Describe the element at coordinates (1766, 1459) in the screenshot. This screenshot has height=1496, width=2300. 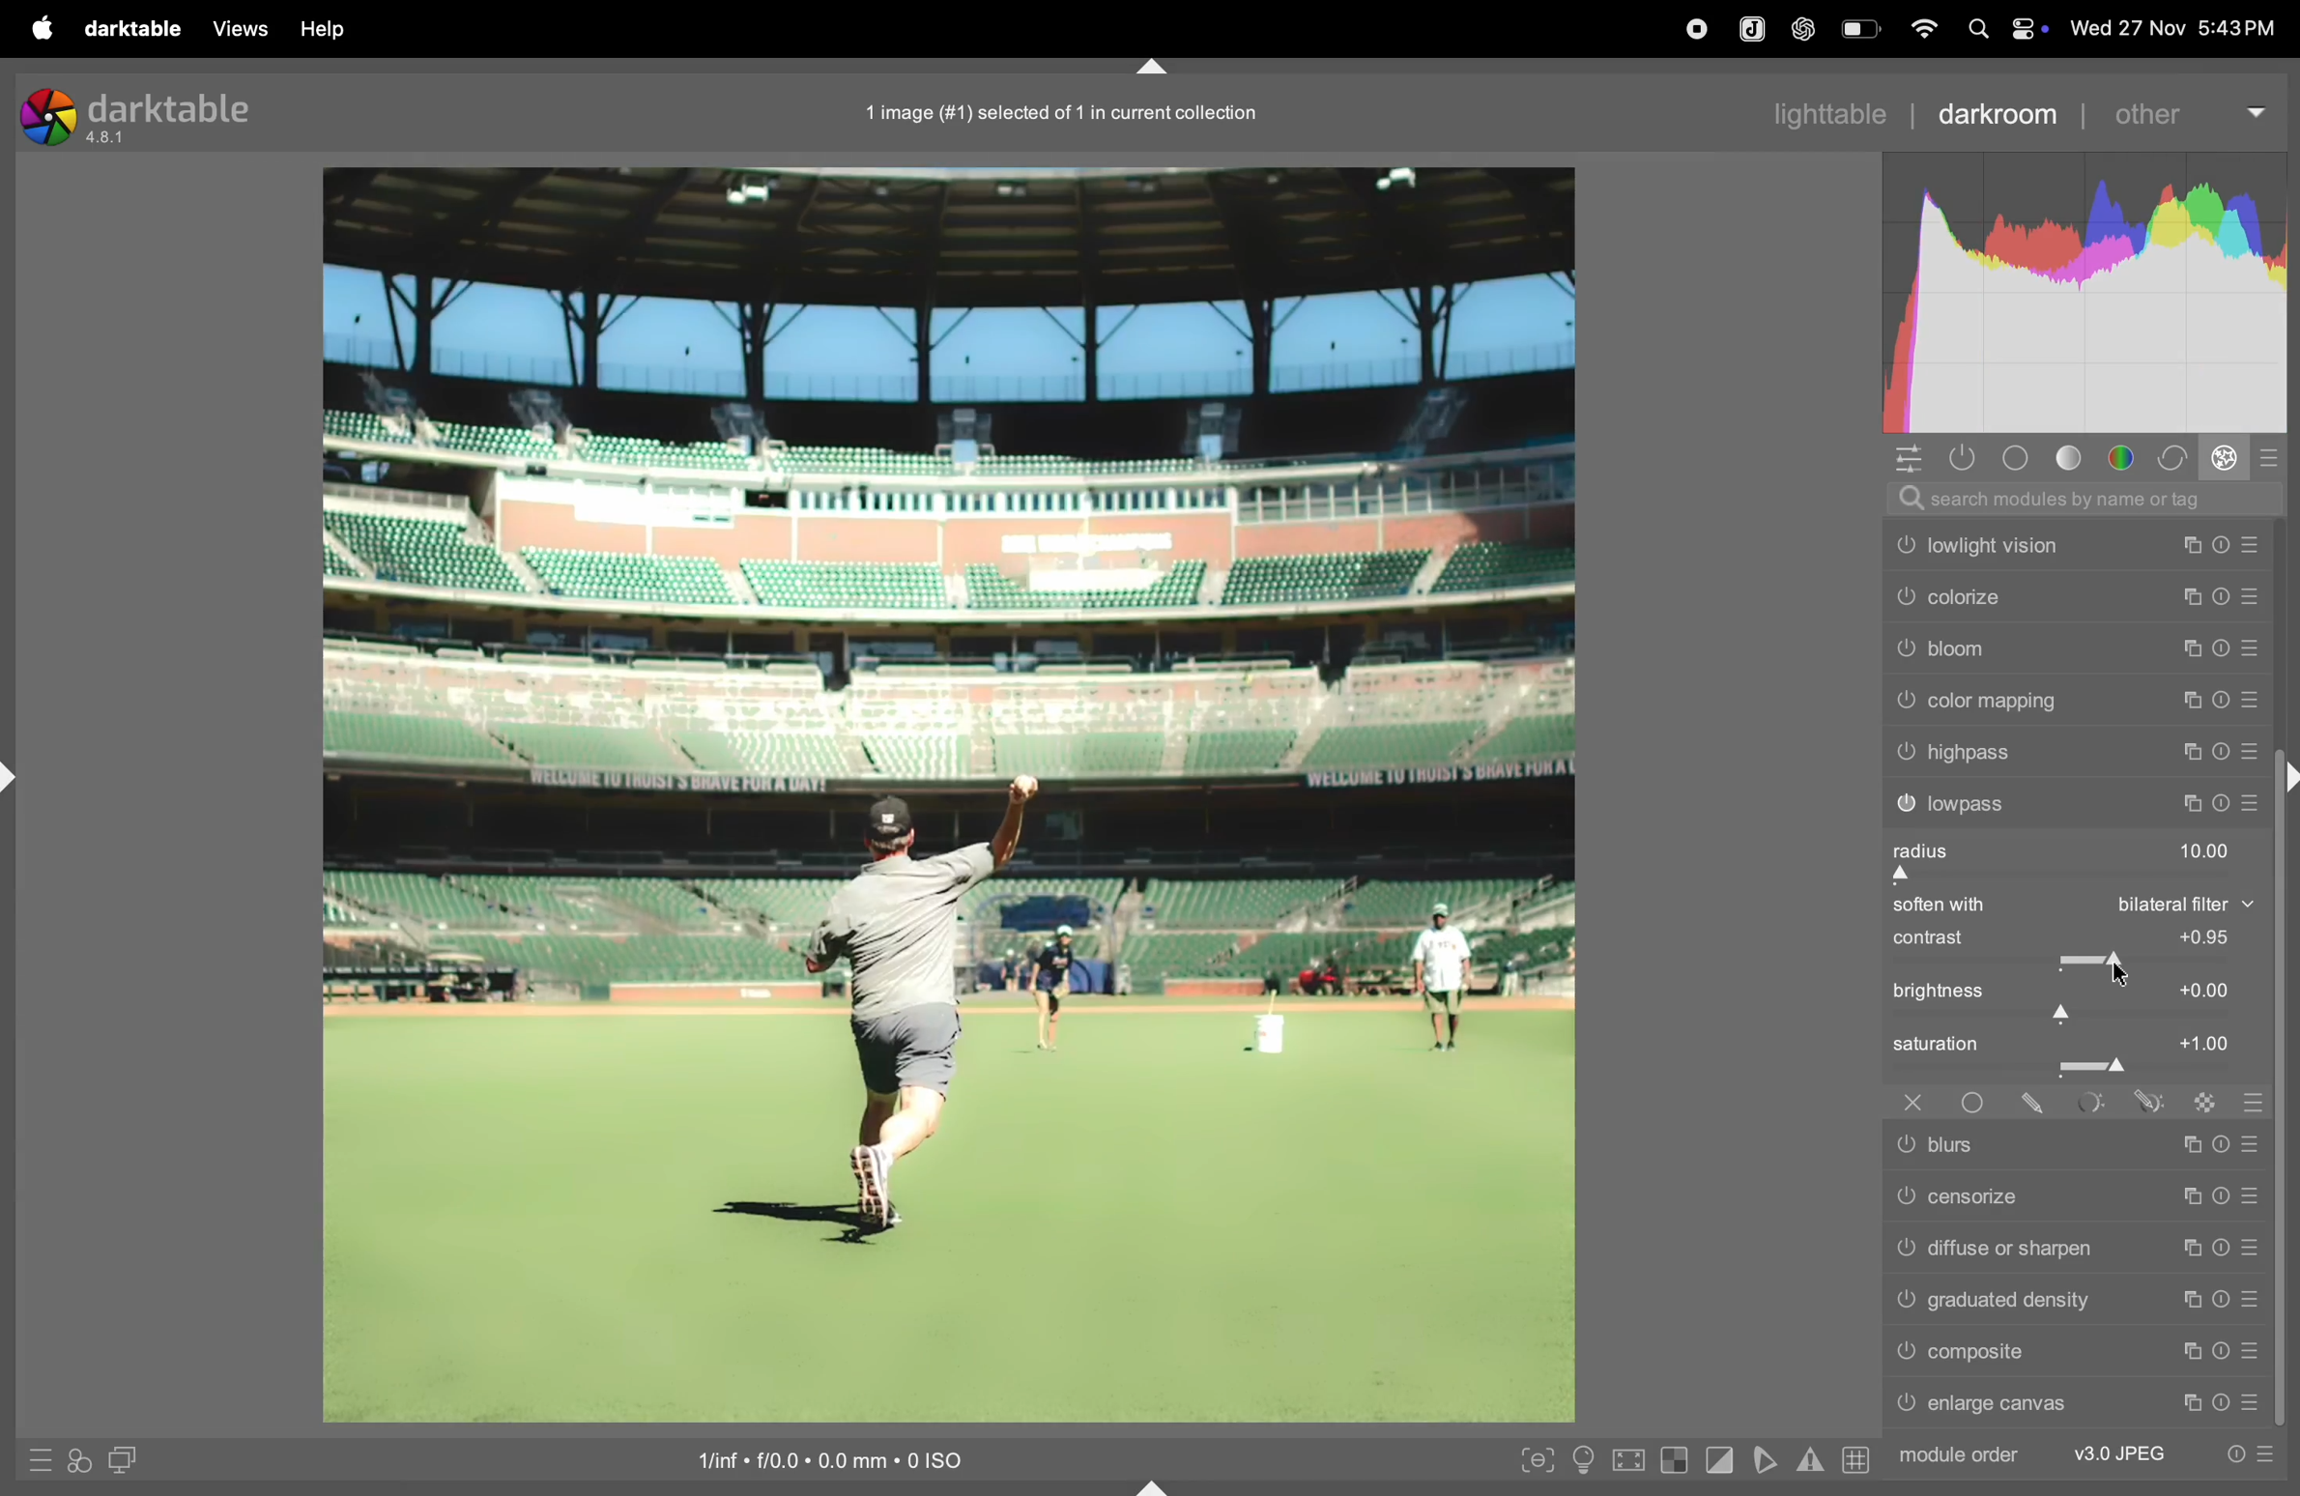
I see `toggle soft proffing` at that location.